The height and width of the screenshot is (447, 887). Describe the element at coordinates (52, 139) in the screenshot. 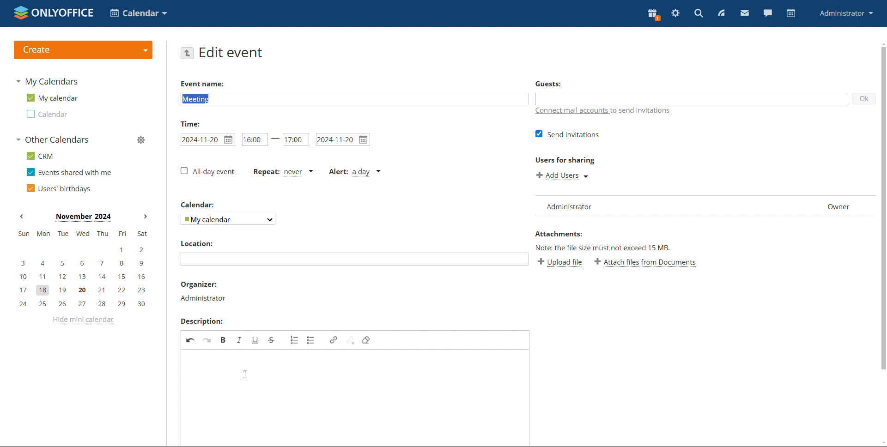

I see `other calendars` at that location.